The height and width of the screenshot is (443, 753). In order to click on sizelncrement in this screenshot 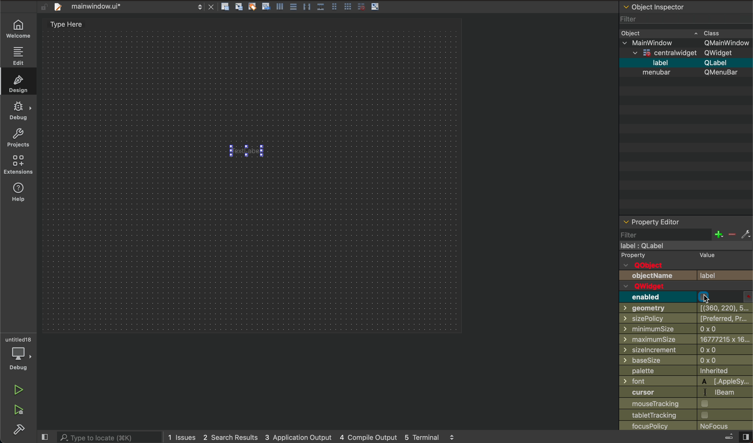, I will do `click(656, 349)`.